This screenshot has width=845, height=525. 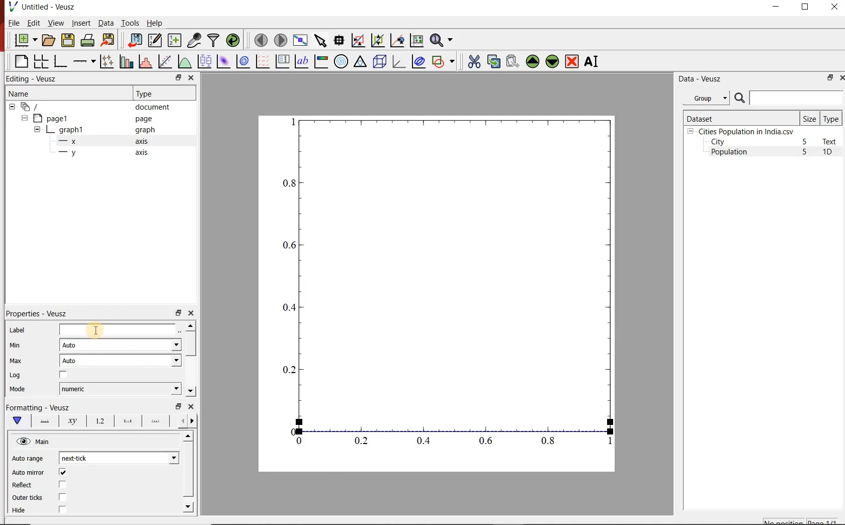 What do you see at coordinates (125, 422) in the screenshot?
I see `Major ticks` at bounding box center [125, 422].